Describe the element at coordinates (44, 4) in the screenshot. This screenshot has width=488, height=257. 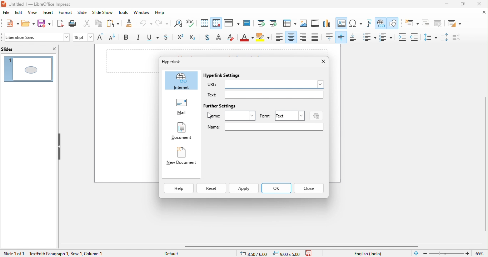
I see `untitled 1- libreoffice impress` at that location.